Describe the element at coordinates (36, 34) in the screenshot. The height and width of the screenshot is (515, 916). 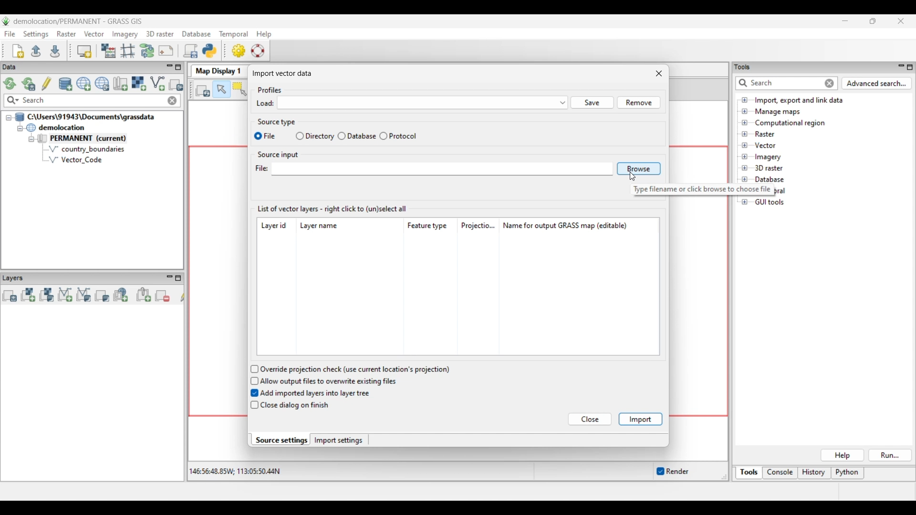
I see `Settings menu` at that location.